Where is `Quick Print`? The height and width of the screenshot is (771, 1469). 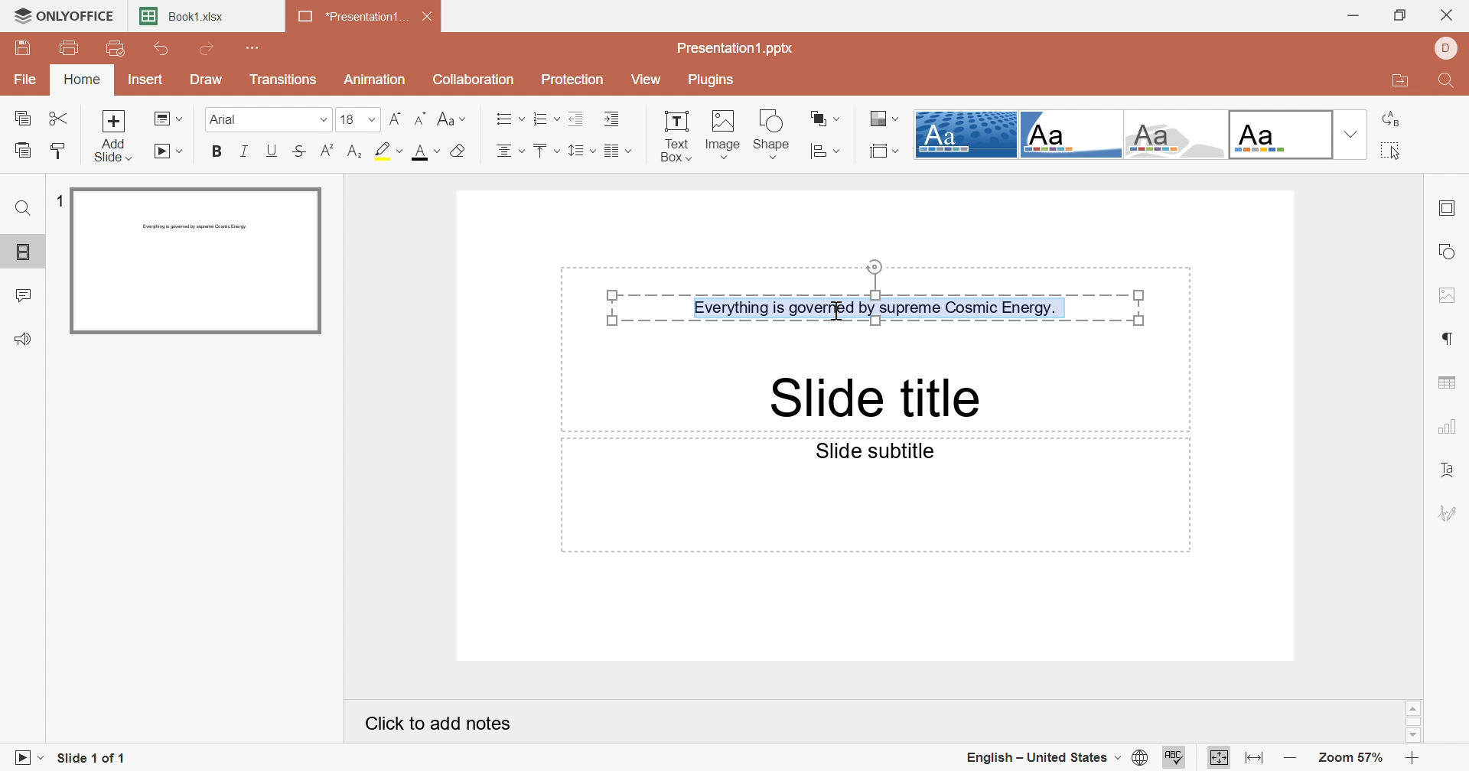
Quick Print is located at coordinates (117, 48).